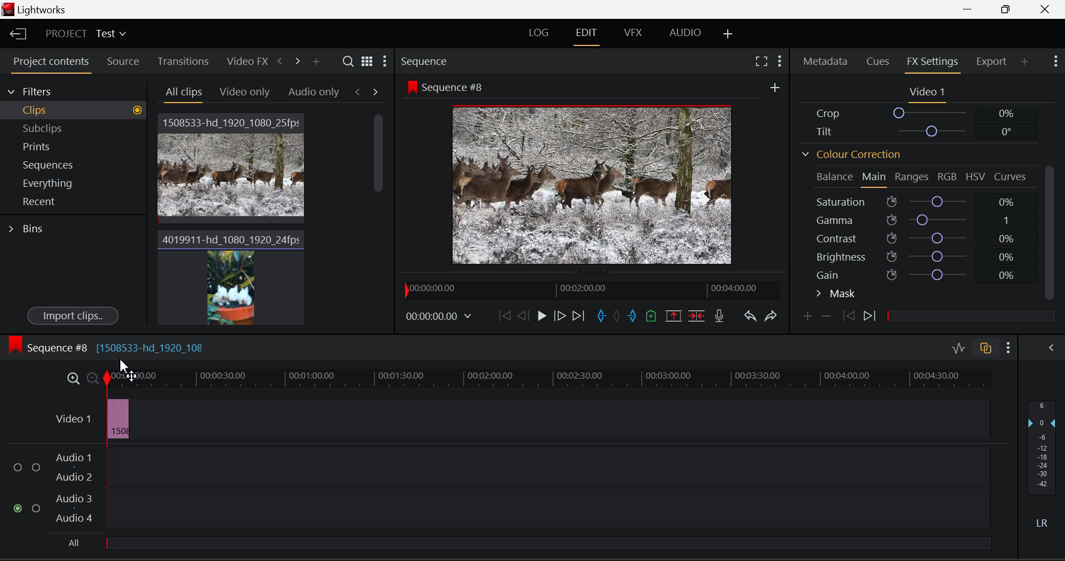 Image resolution: width=1065 pixels, height=561 pixels. I want to click on Previous keyframe, so click(846, 317).